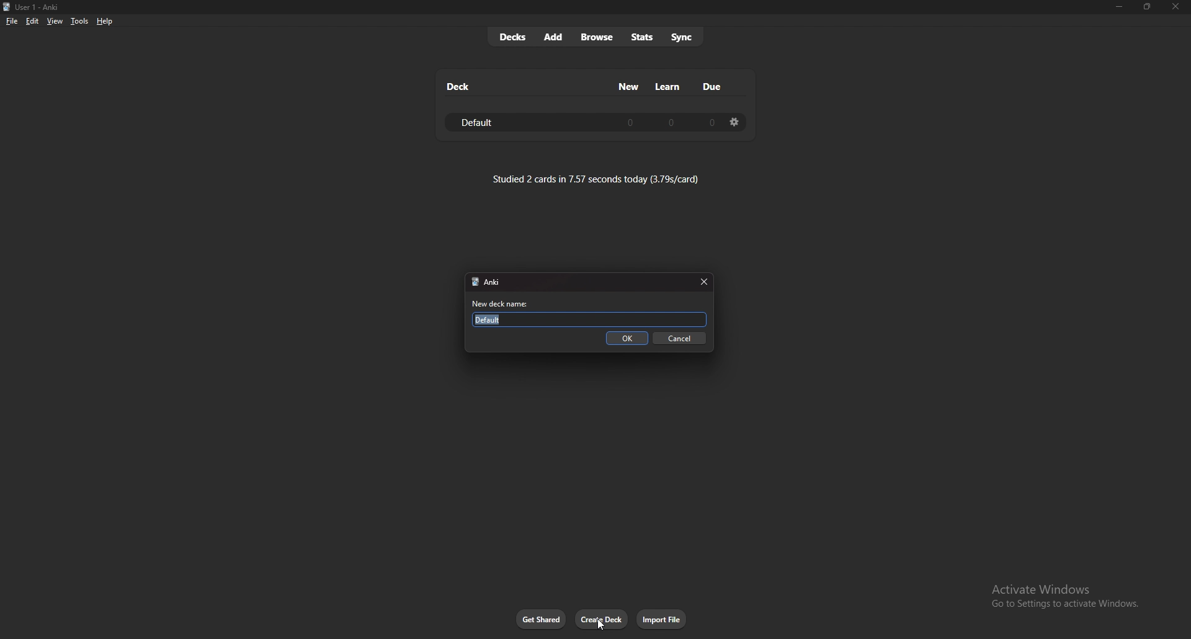 The height and width of the screenshot is (639, 1191). Describe the element at coordinates (41, 7) in the screenshot. I see `User 1 - Anki` at that location.